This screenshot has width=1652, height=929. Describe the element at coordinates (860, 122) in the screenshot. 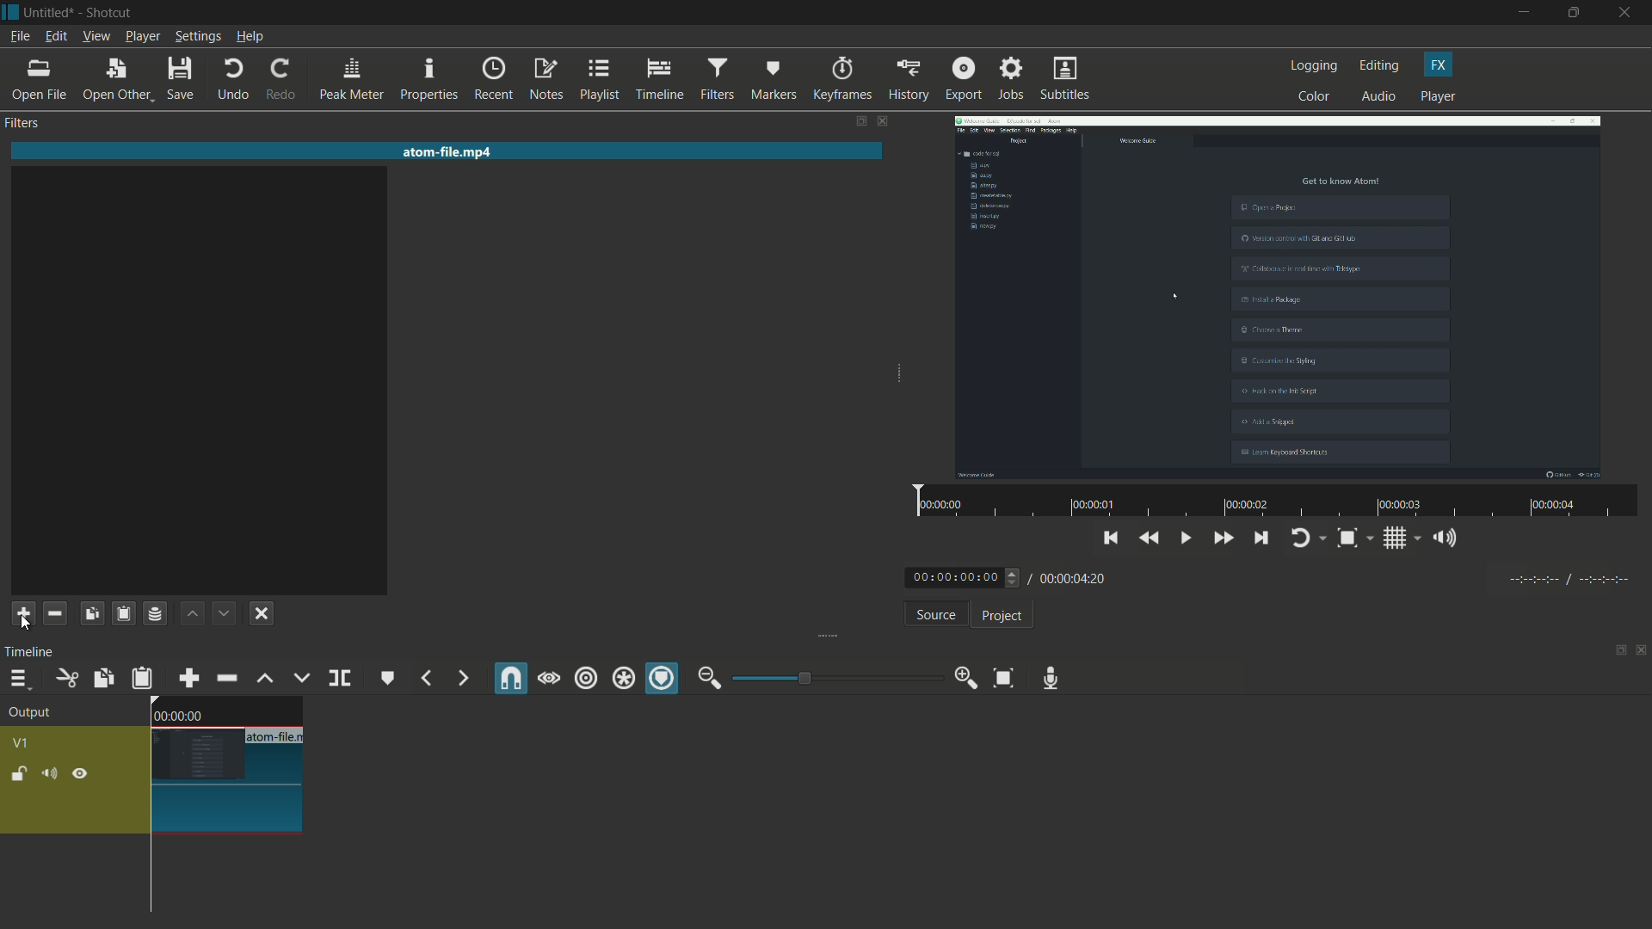

I see `show tabs` at that location.